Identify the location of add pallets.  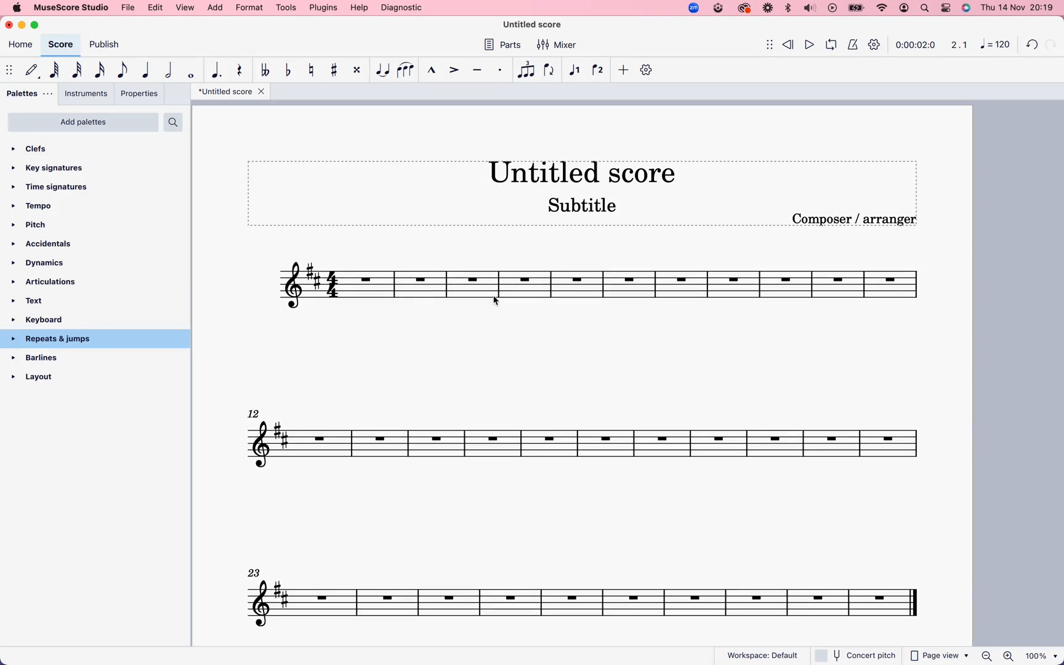
(83, 122).